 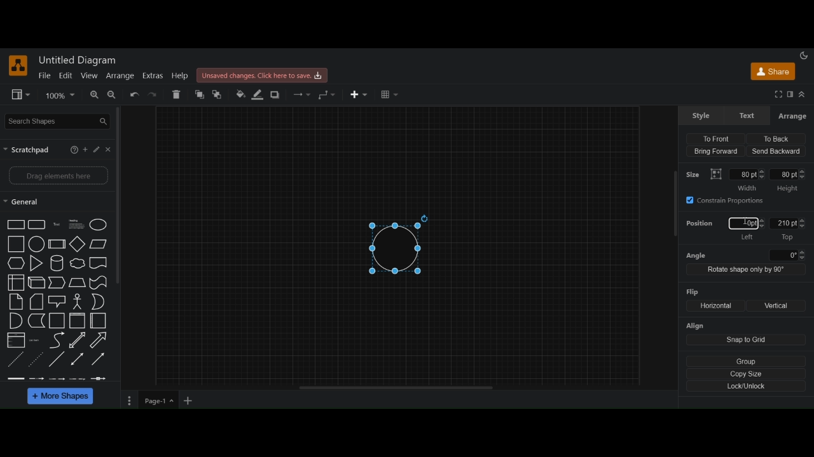 What do you see at coordinates (714, 305) in the screenshot?
I see `horizontal` at bounding box center [714, 305].